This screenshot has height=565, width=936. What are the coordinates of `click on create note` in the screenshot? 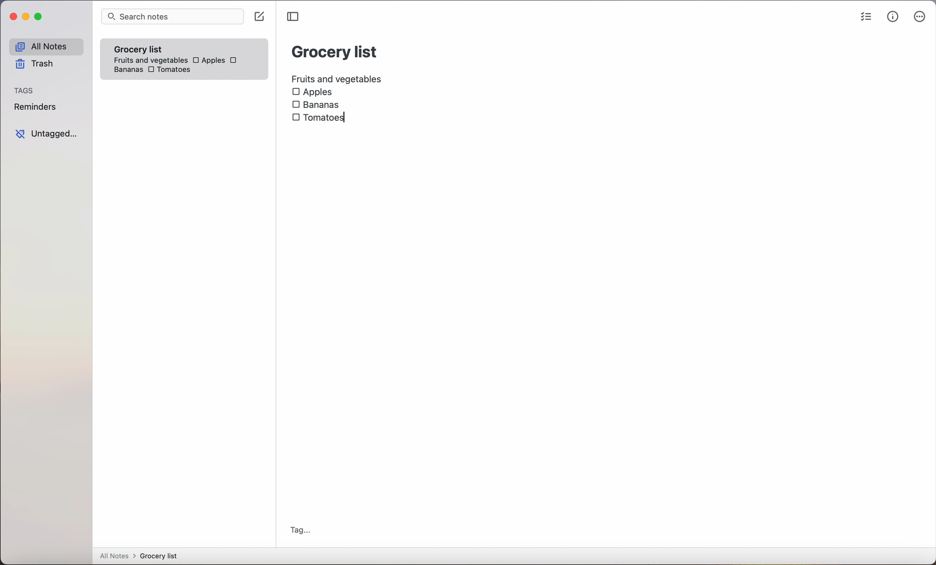 It's located at (261, 17).